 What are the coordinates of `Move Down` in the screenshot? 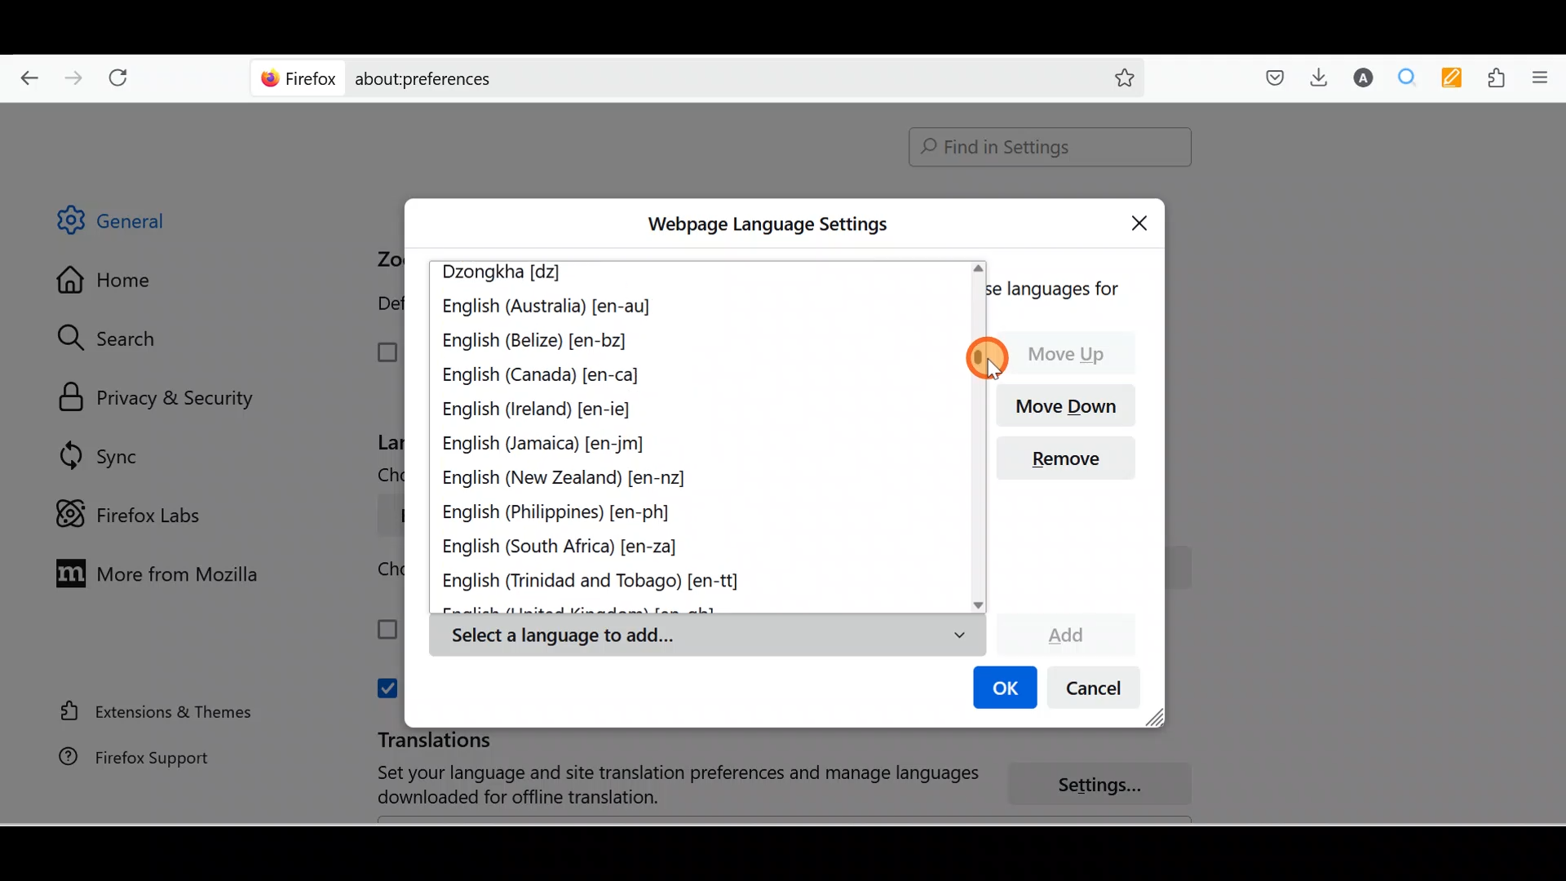 It's located at (1073, 404).